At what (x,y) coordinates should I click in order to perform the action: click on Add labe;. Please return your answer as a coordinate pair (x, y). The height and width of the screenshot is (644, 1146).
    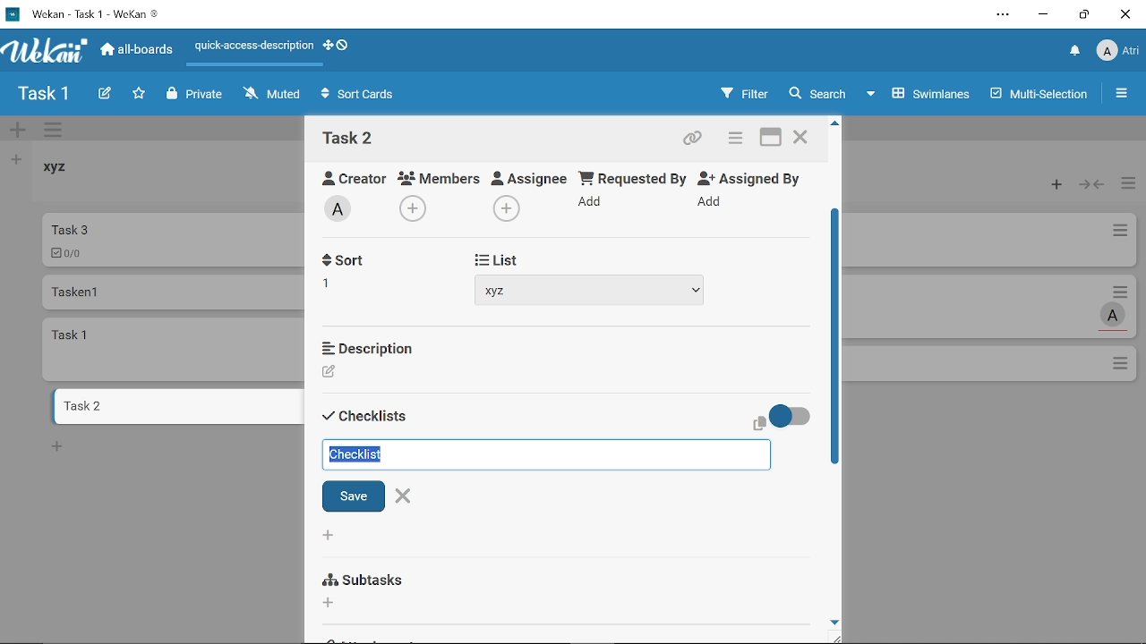
    Looking at the image, I should click on (344, 211).